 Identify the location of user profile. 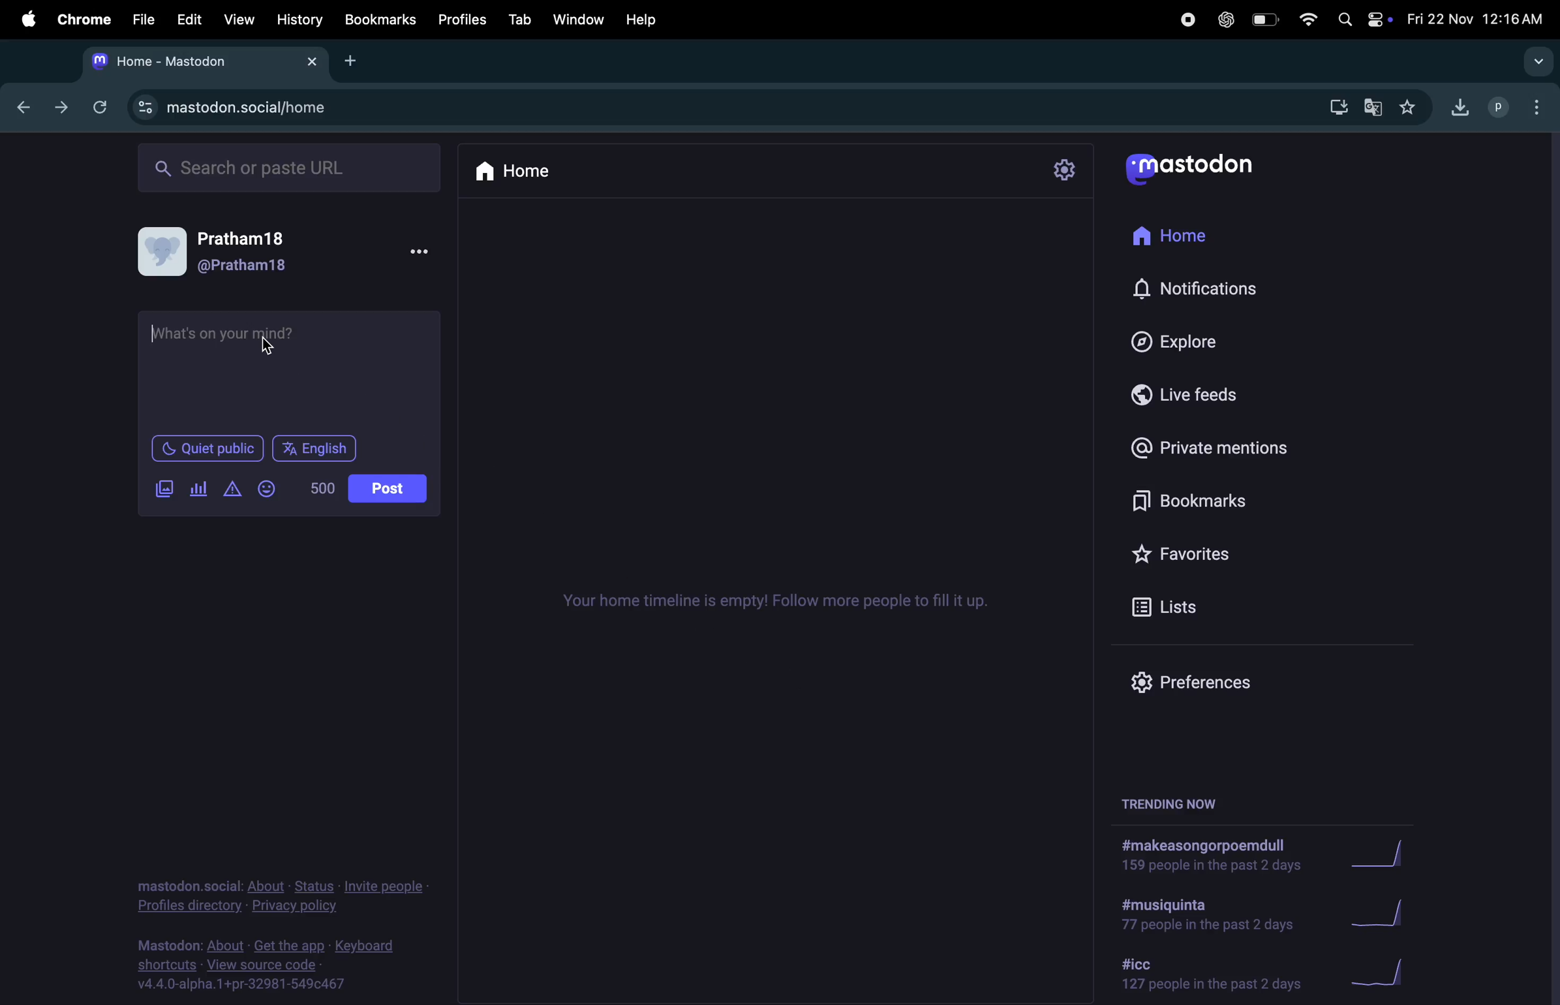
(288, 253).